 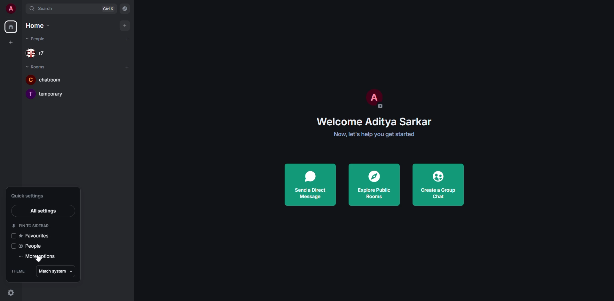 I want to click on Welcome Aditya Sarkar, so click(x=374, y=122).